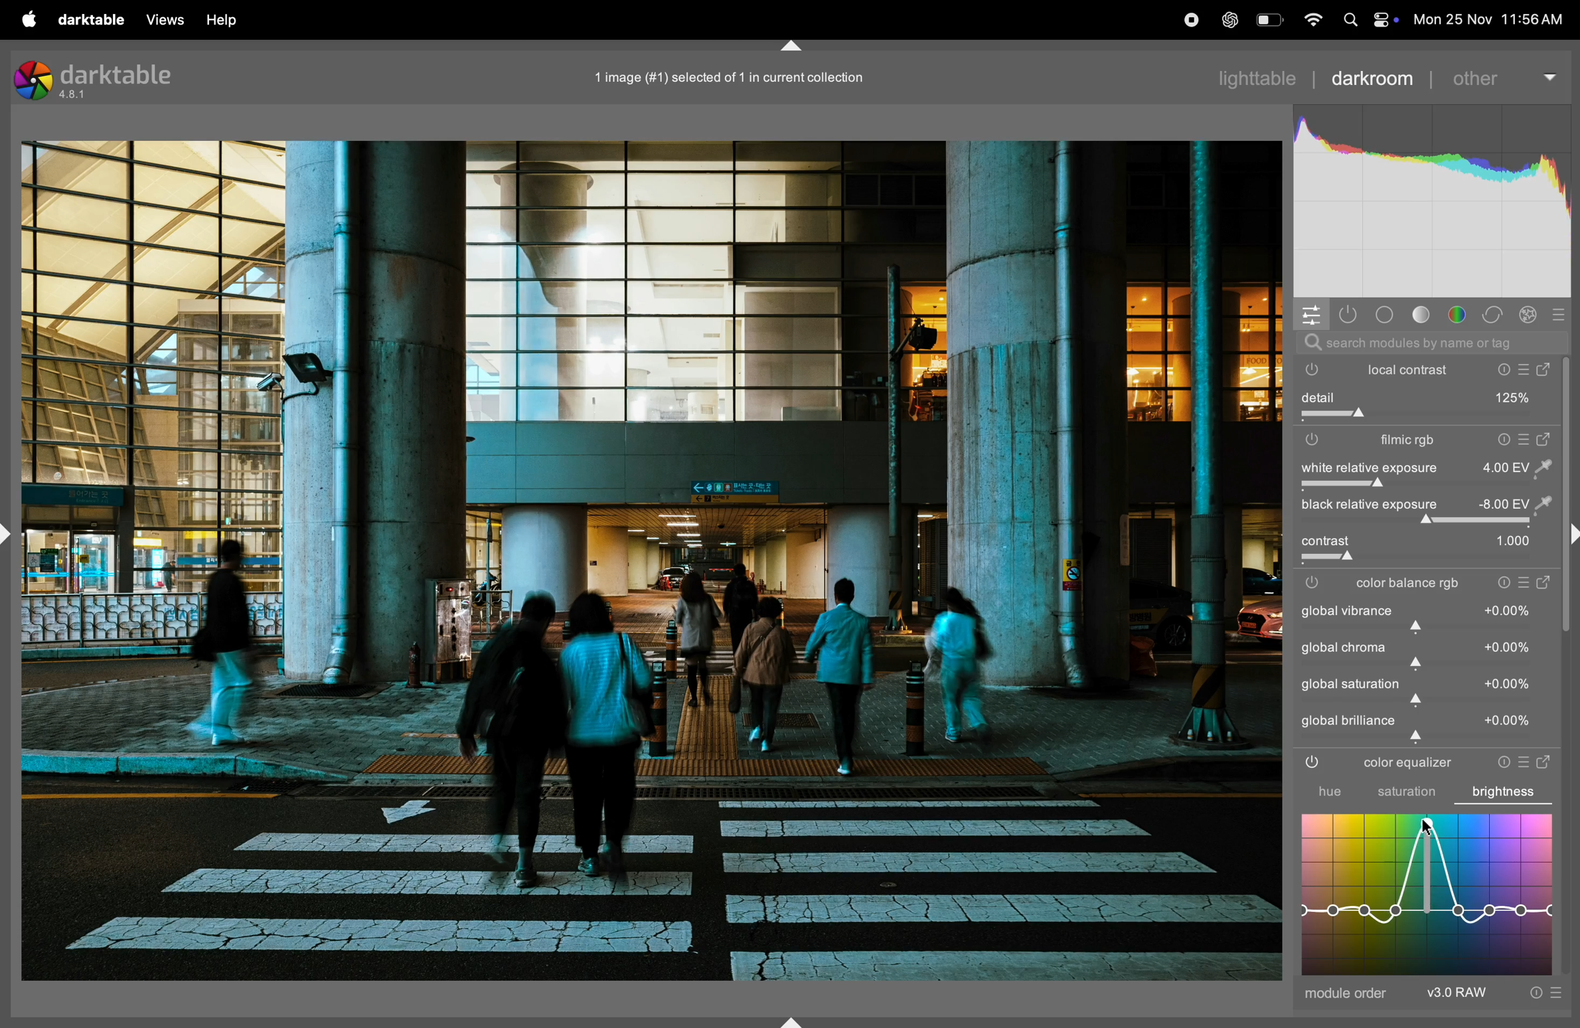 This screenshot has height=1028, width=1580. What do you see at coordinates (119, 72) in the screenshot?
I see `darktable` at bounding box center [119, 72].